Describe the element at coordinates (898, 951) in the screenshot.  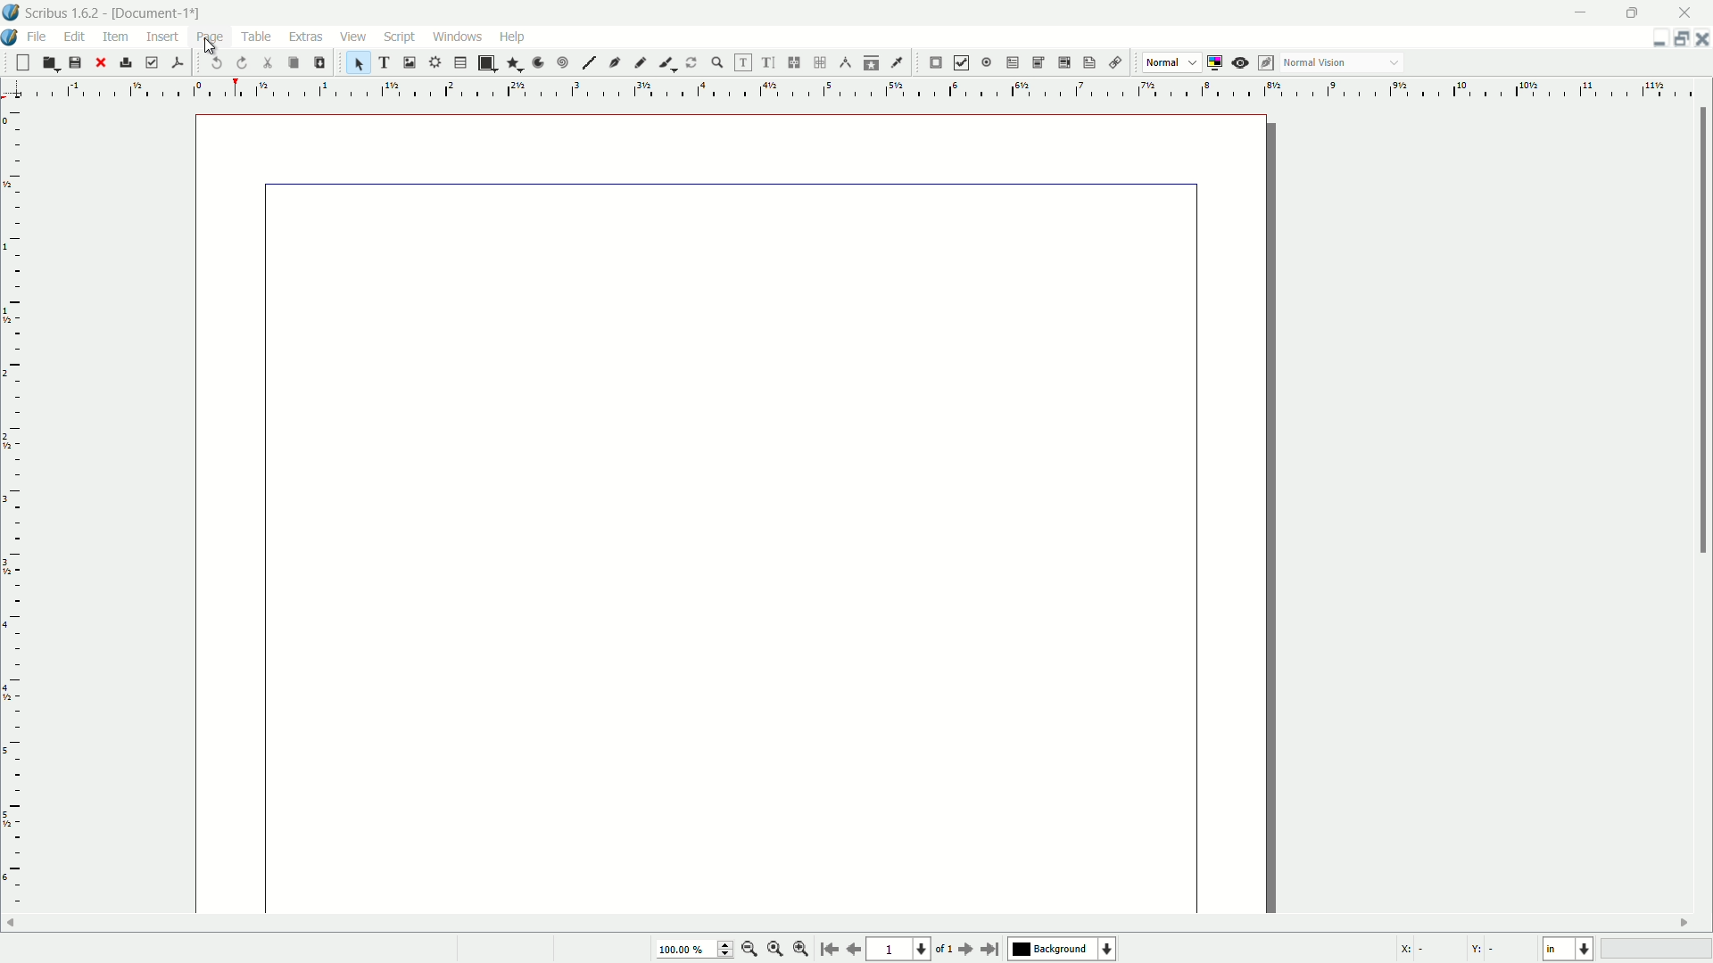
I see `current page number` at that location.